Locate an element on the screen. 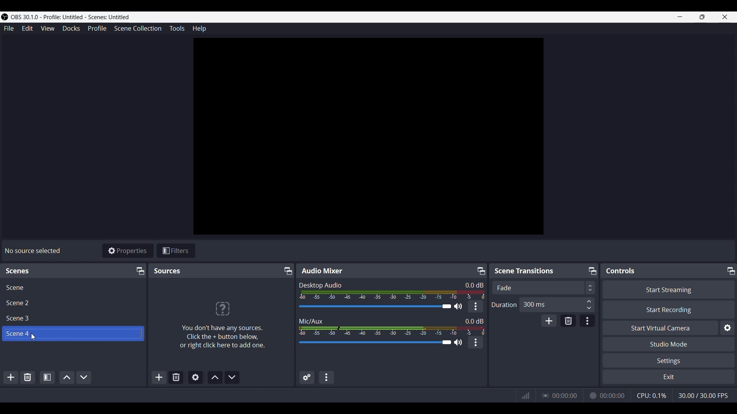 The width and height of the screenshot is (737, 414). You don't have any sources. Click the + button below, or right click to add one.  is located at coordinates (222, 337).